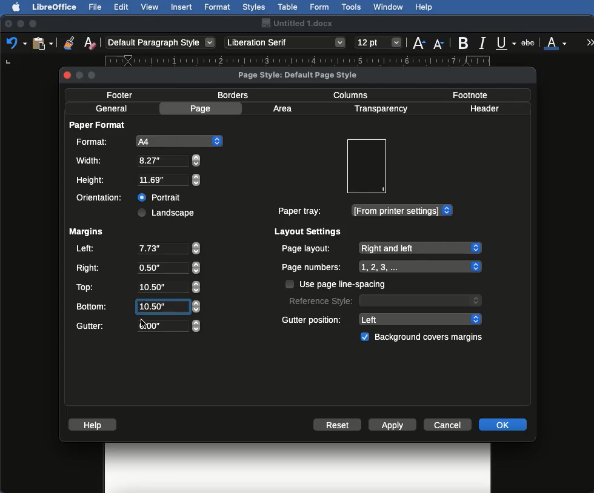  Describe the element at coordinates (42, 42) in the screenshot. I see `Clipboard` at that location.